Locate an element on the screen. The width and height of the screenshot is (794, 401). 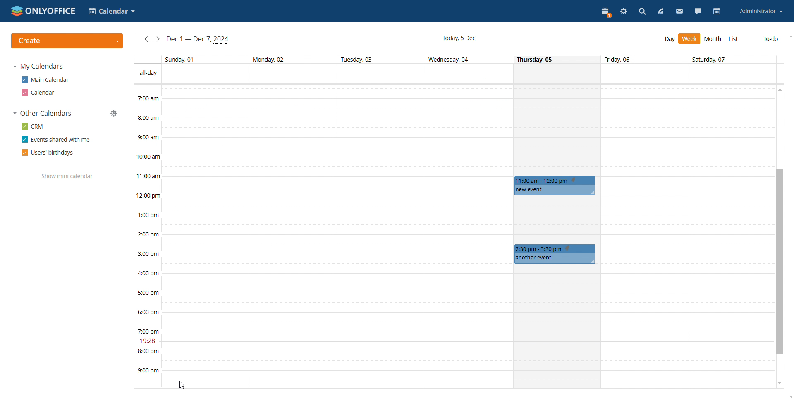
2:00 pm is located at coordinates (148, 234).